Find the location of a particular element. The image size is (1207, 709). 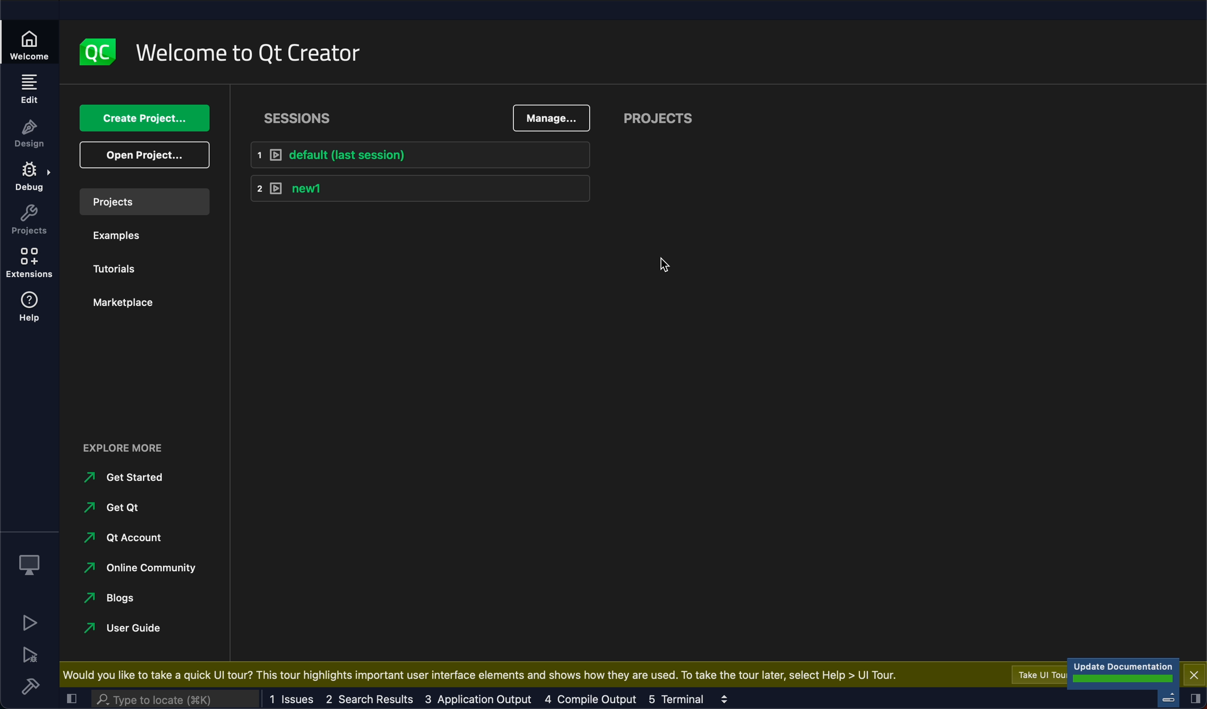

project is located at coordinates (657, 119).